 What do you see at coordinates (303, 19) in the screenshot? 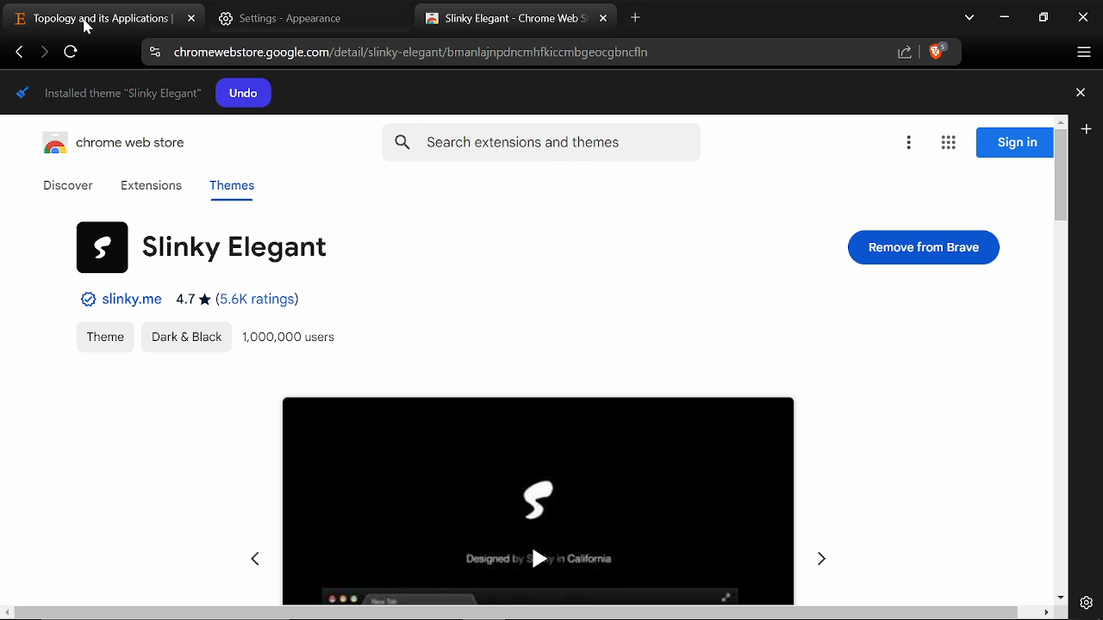
I see `Settings tab` at bounding box center [303, 19].